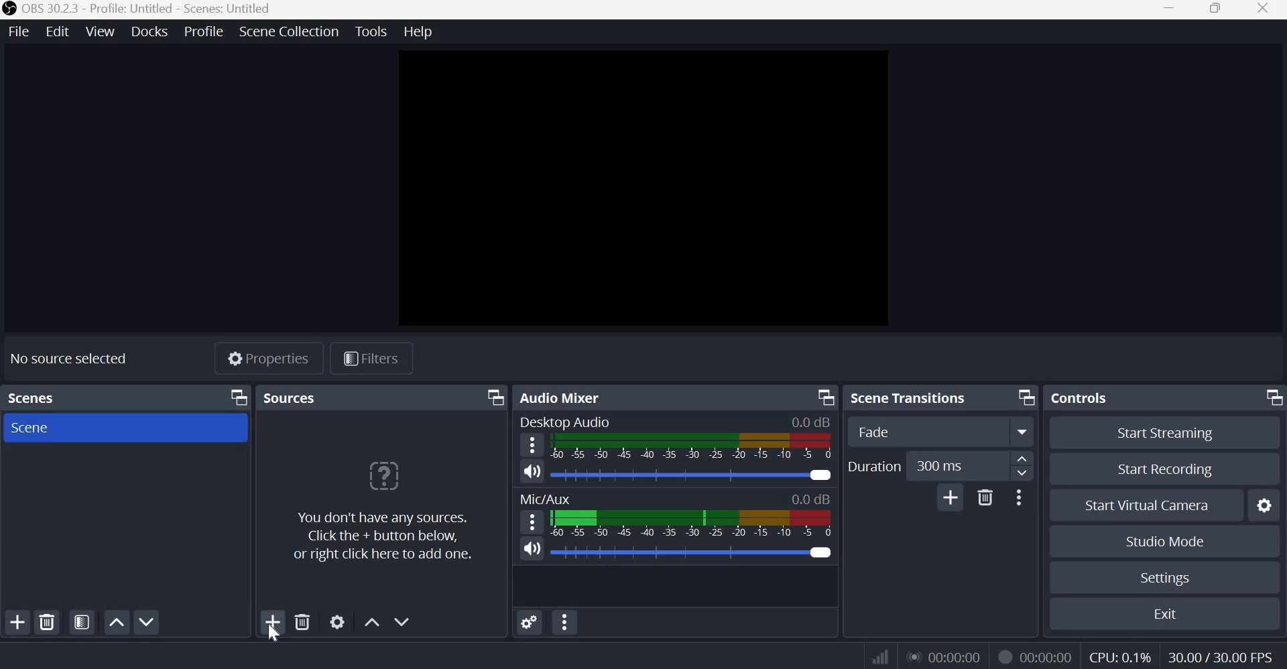 The height and width of the screenshot is (669, 1287). What do you see at coordinates (204, 32) in the screenshot?
I see `Profile` at bounding box center [204, 32].